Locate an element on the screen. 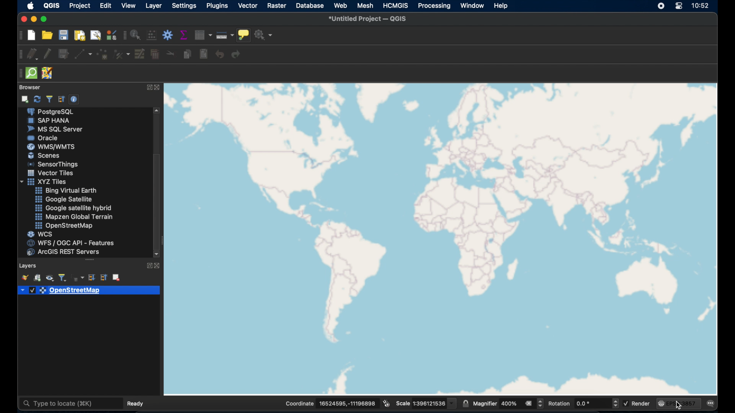  mapzen global terrain is located at coordinates (75, 217).